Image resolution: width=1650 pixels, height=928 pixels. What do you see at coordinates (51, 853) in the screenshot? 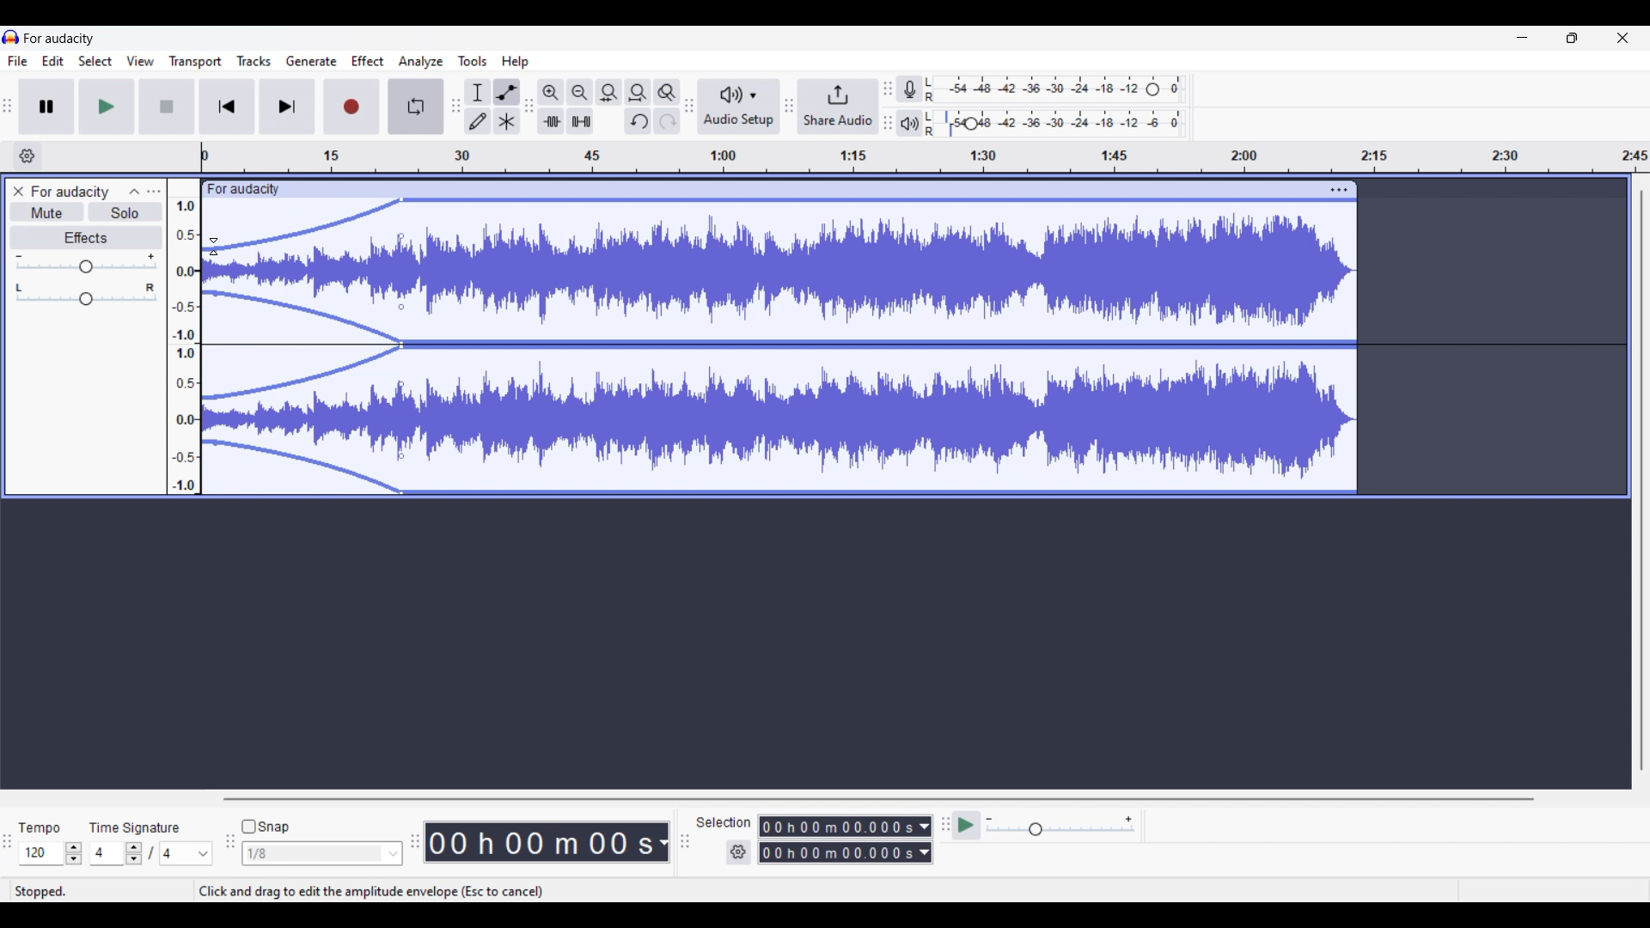
I see `Tempo settings` at bounding box center [51, 853].